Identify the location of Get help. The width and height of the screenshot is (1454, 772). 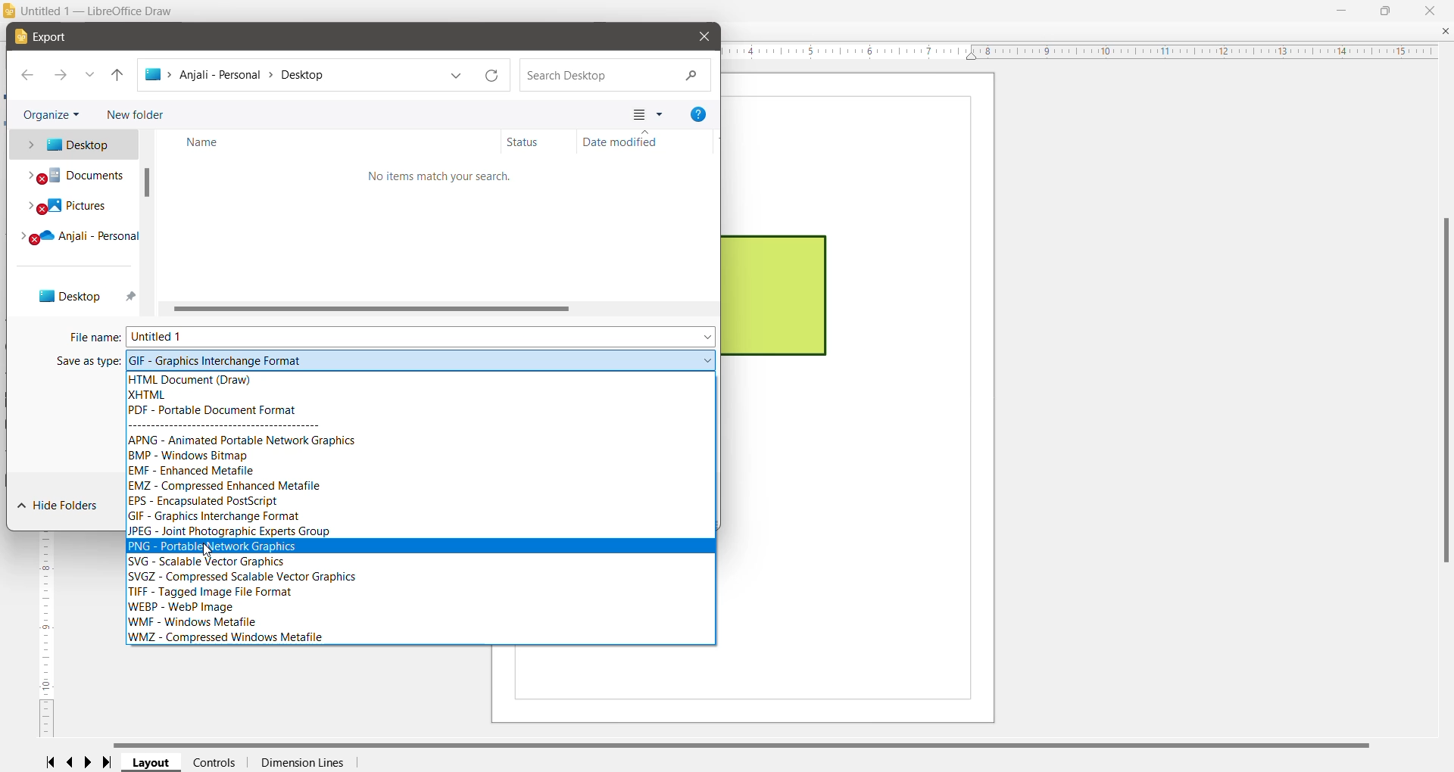
(698, 114).